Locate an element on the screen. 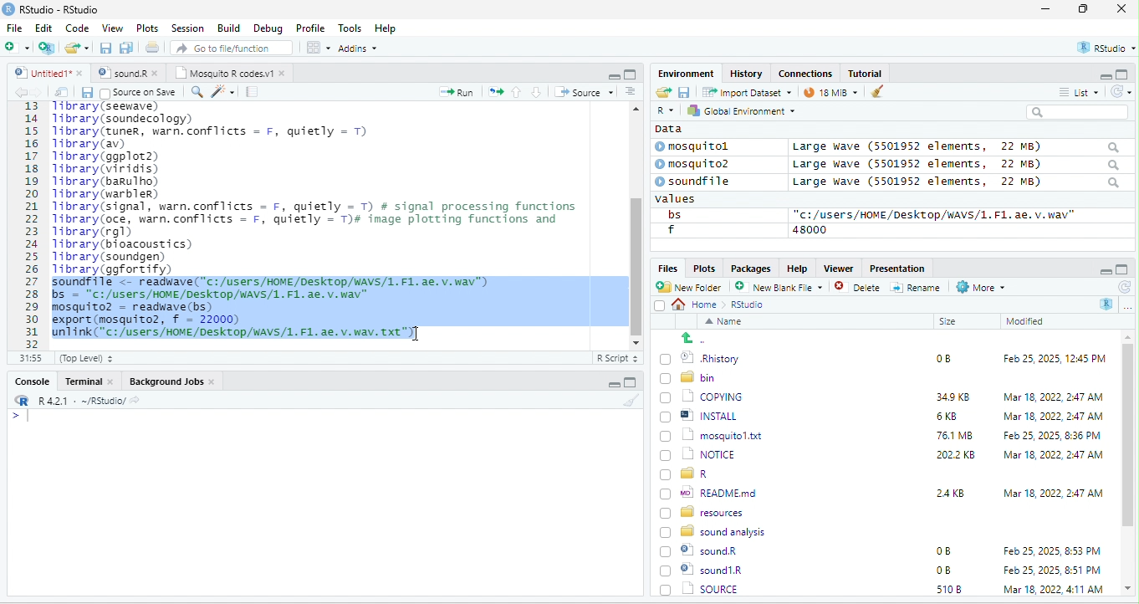  save is located at coordinates (107, 49).